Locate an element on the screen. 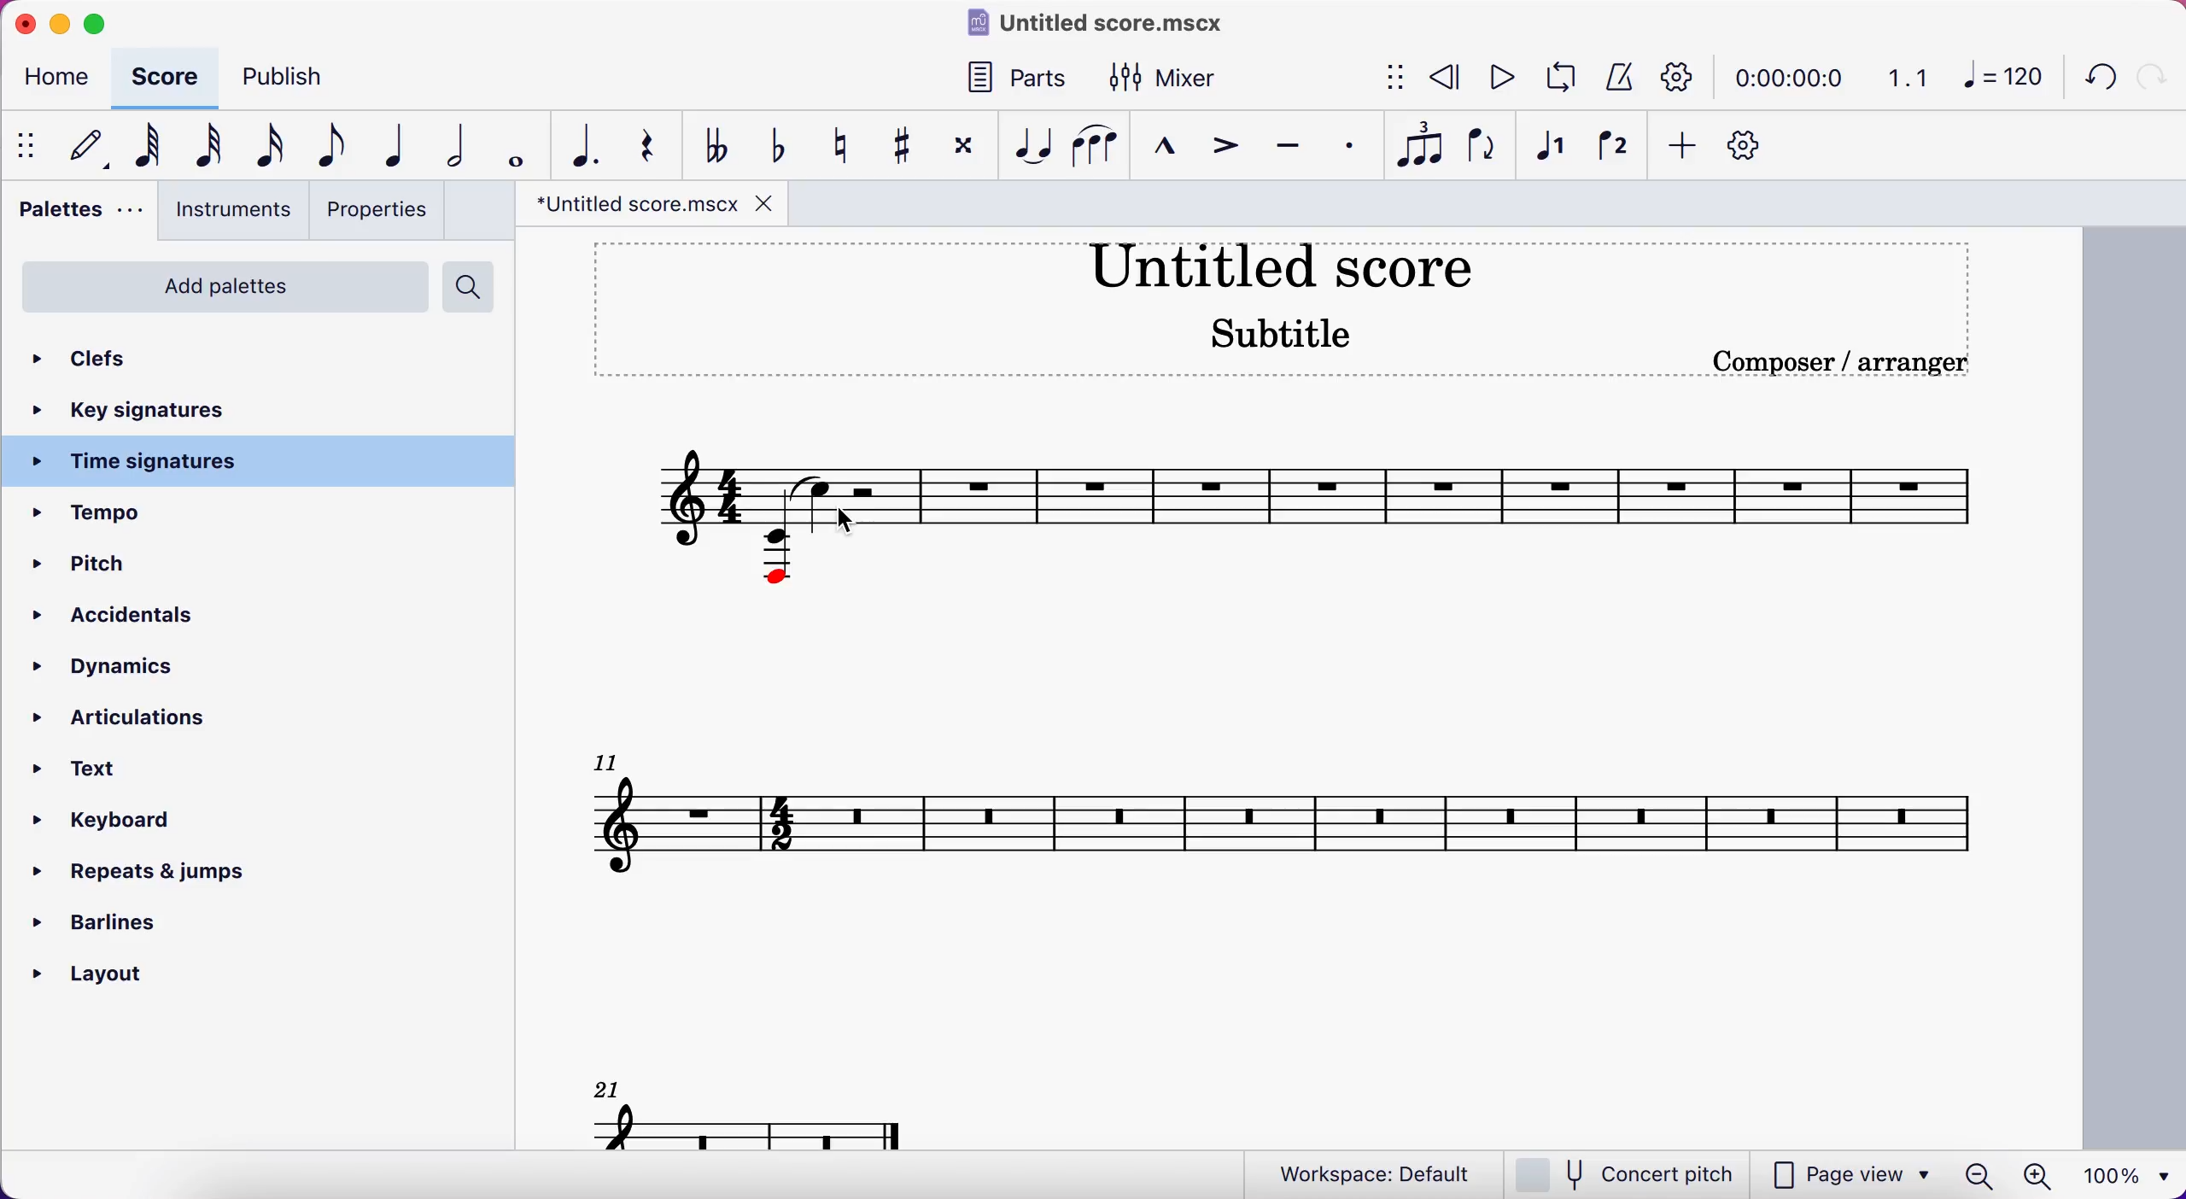 Image resolution: width=2186 pixels, height=1199 pixels. 100% is located at coordinates (2129, 1176).